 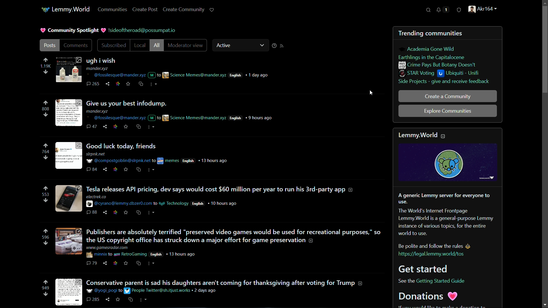 What do you see at coordinates (126, 263) in the screenshot?
I see `save` at bounding box center [126, 263].